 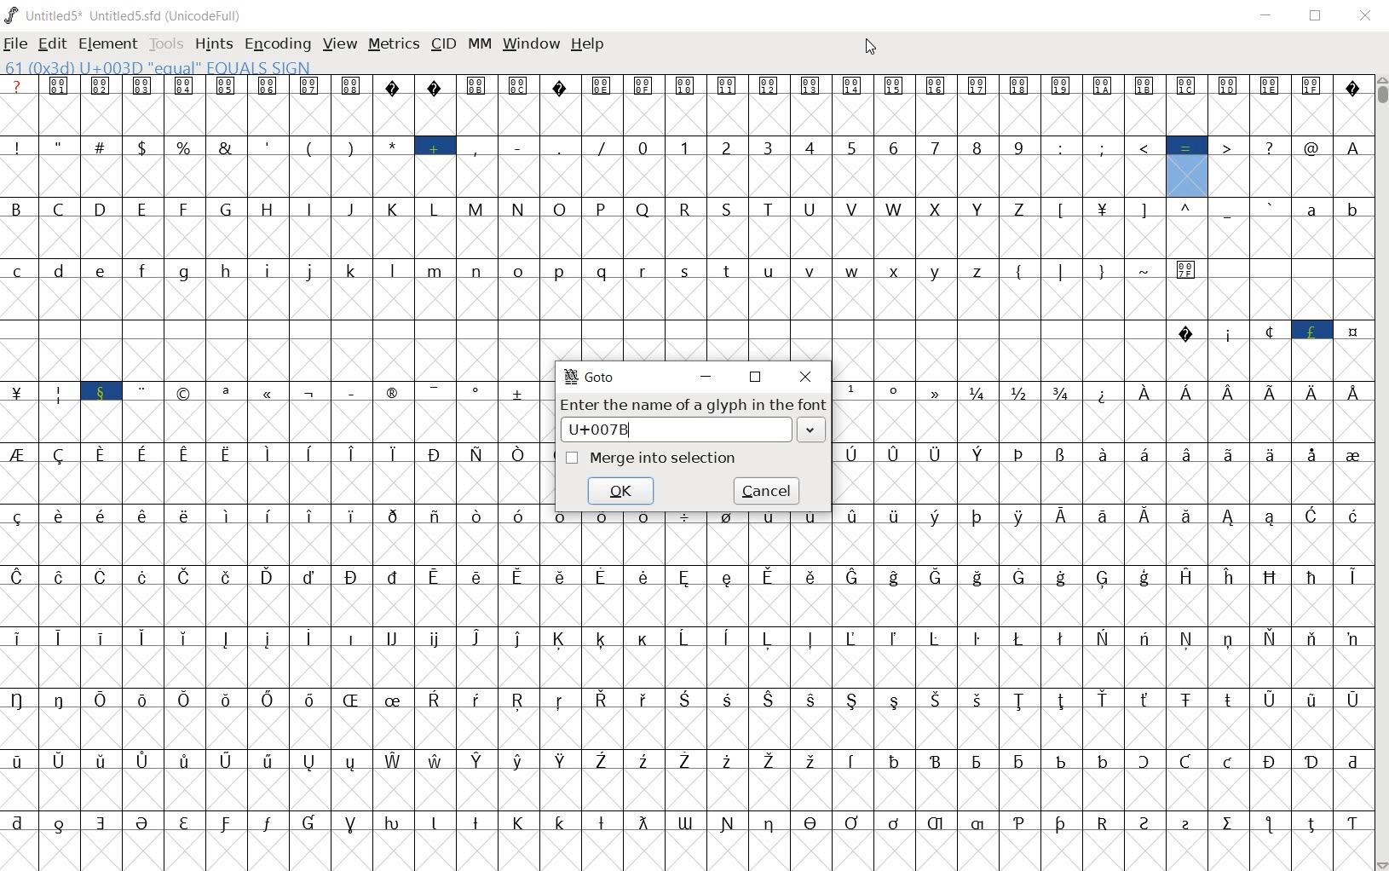 What do you see at coordinates (107, 44) in the screenshot?
I see `element` at bounding box center [107, 44].